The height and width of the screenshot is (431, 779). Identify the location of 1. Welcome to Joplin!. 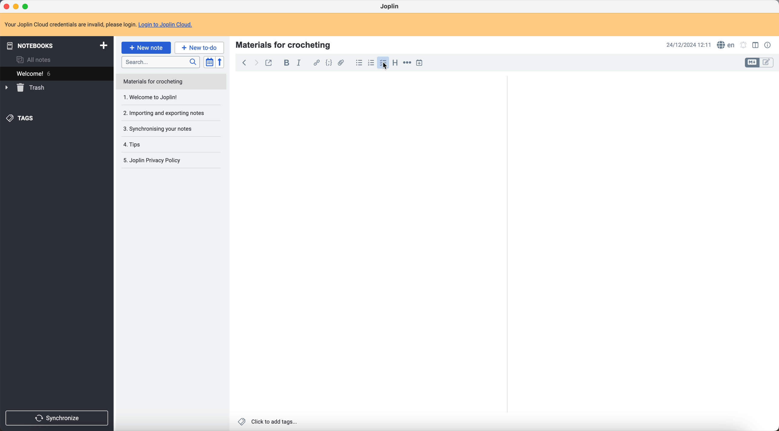
(167, 98).